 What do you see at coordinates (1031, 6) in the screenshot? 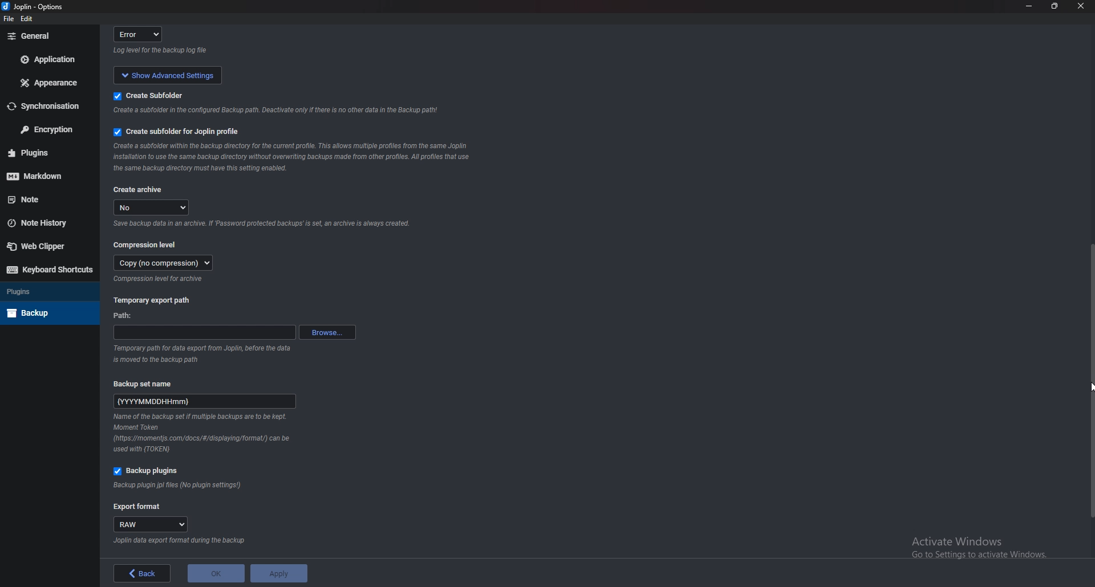
I see `Minimize` at bounding box center [1031, 6].